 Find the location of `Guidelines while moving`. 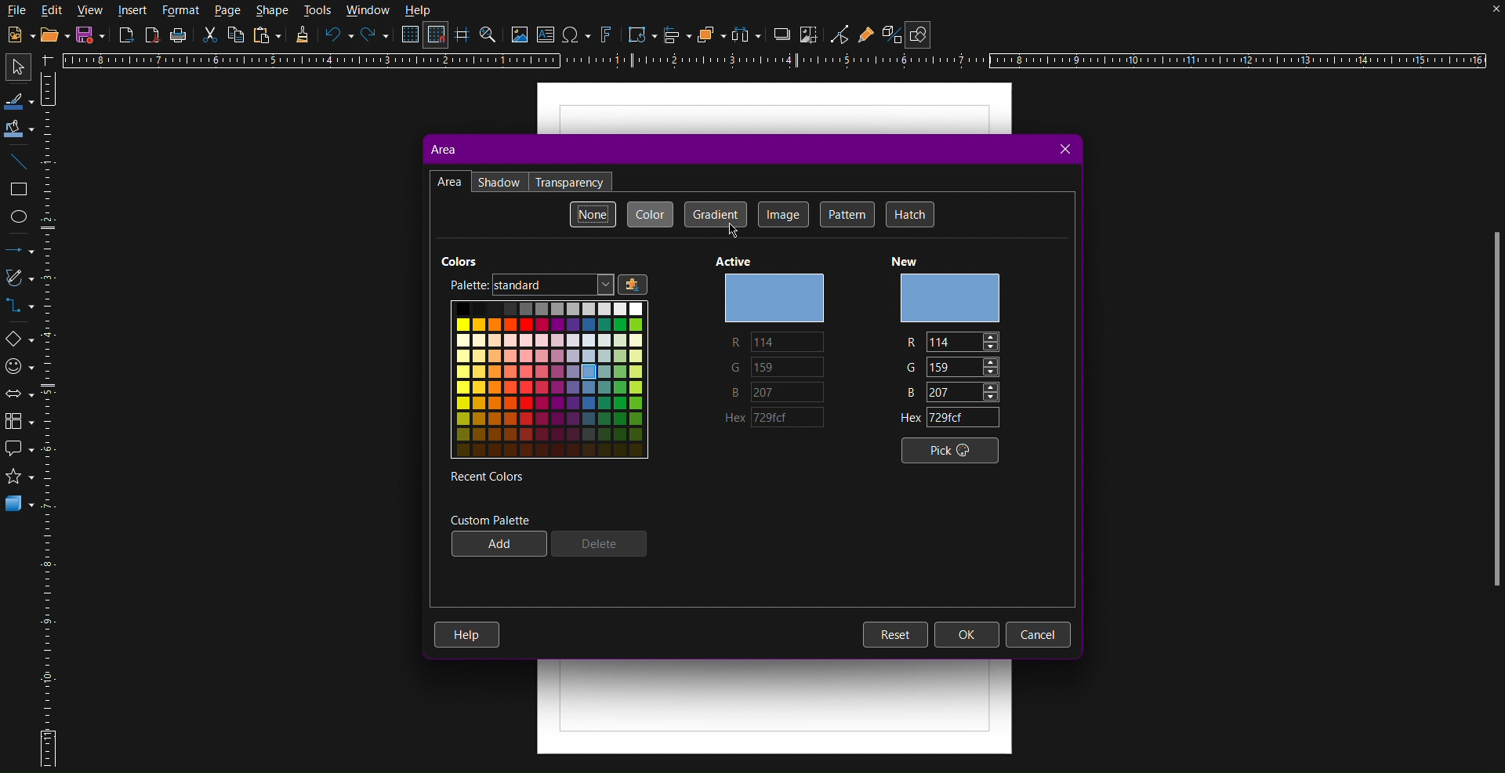

Guidelines while moving is located at coordinates (463, 37).